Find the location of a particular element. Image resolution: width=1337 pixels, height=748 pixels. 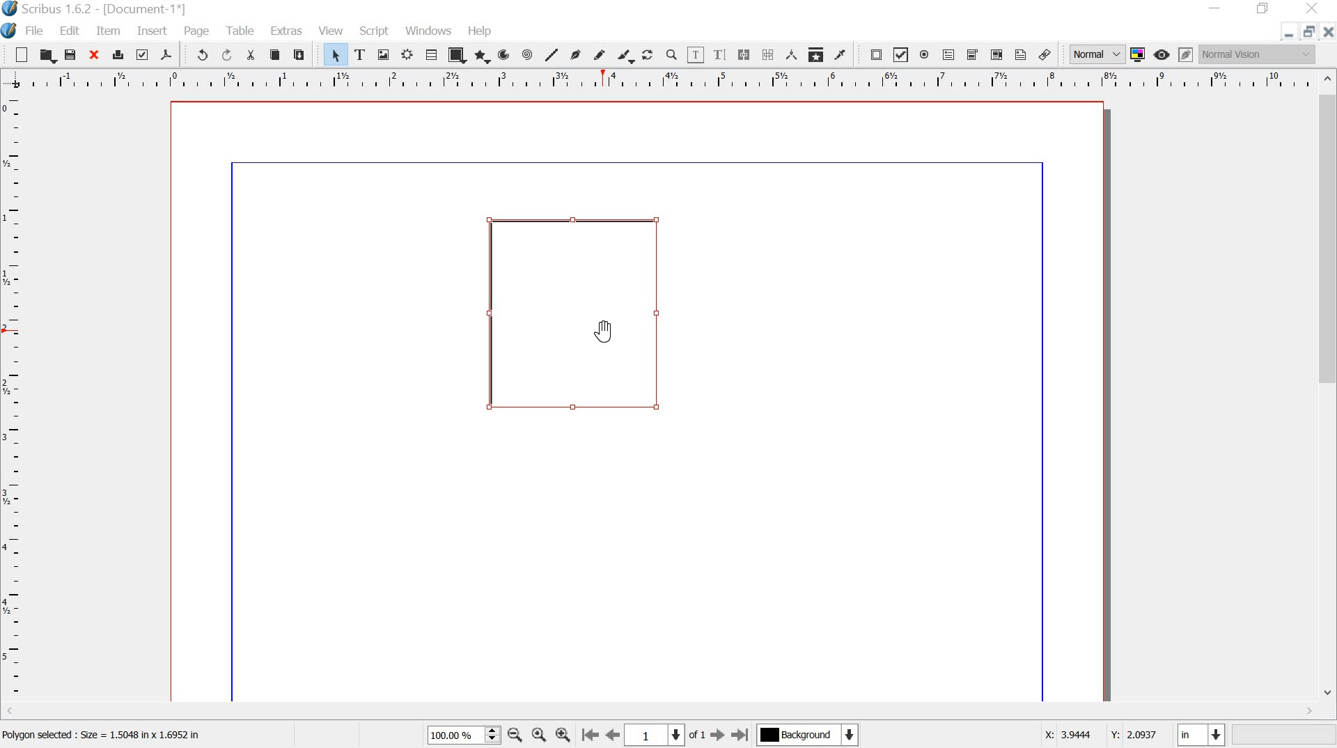

polygon is located at coordinates (483, 56).